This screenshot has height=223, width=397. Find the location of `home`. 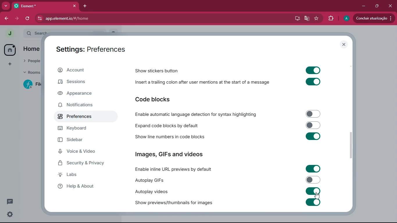

home is located at coordinates (31, 50).